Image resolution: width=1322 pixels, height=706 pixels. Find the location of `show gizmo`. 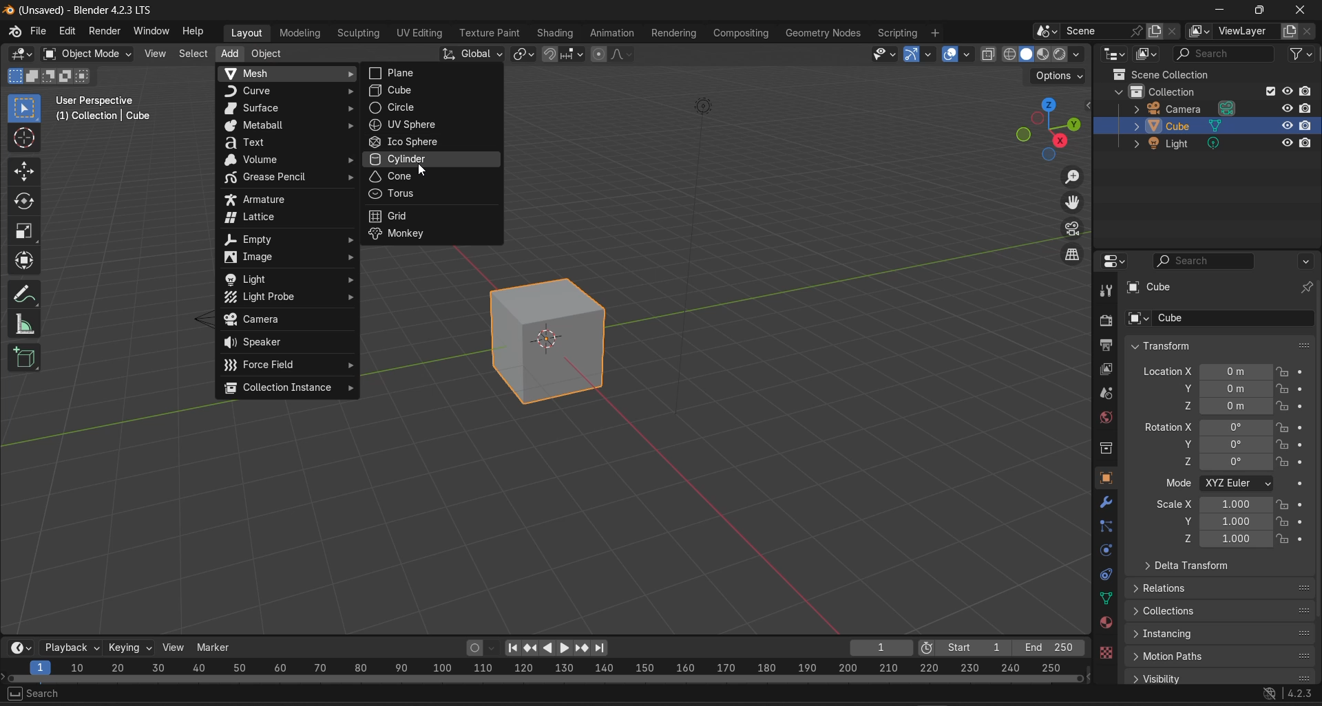

show gizmo is located at coordinates (910, 54).